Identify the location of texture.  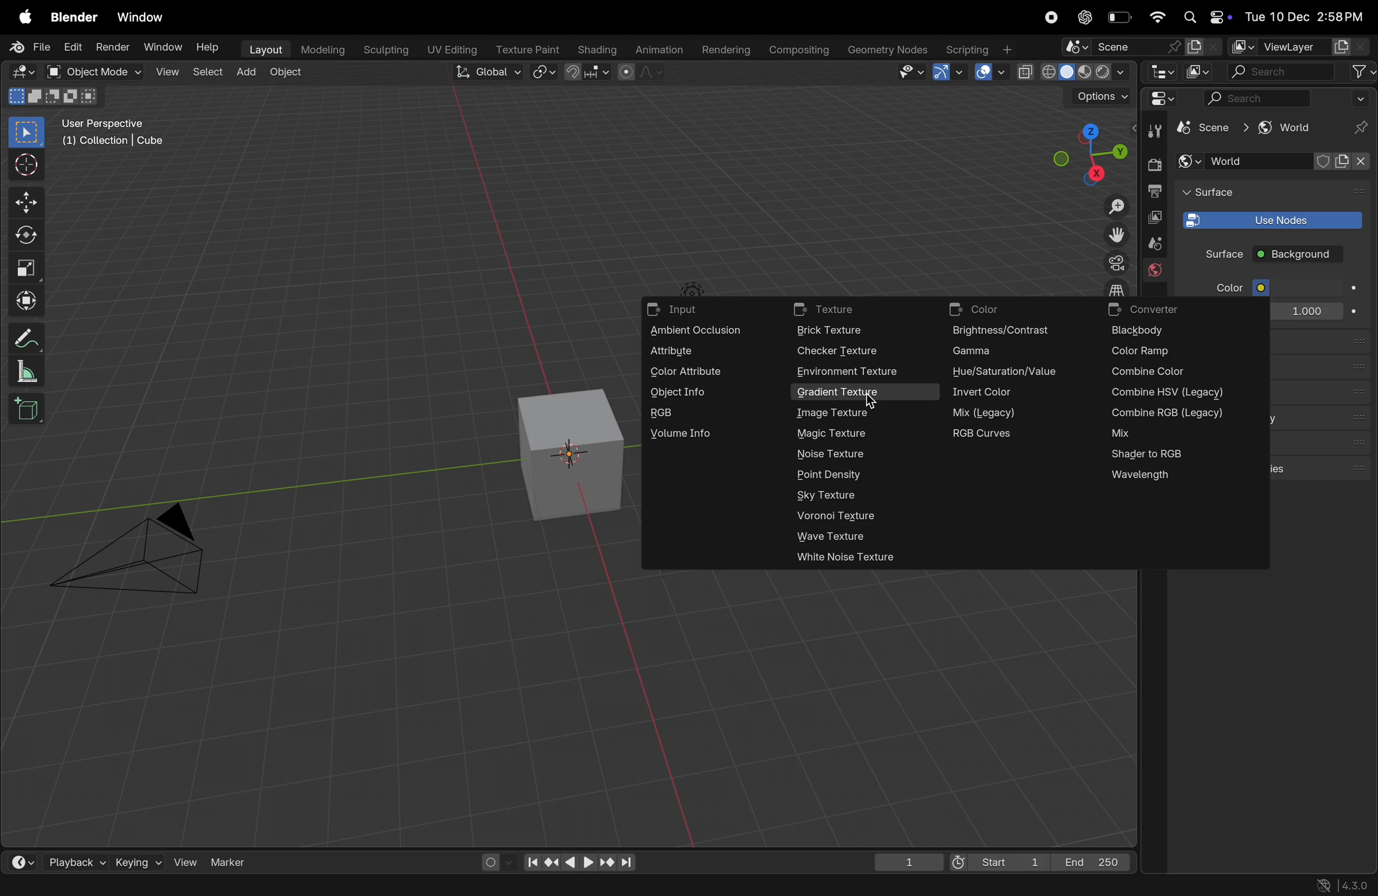
(845, 310).